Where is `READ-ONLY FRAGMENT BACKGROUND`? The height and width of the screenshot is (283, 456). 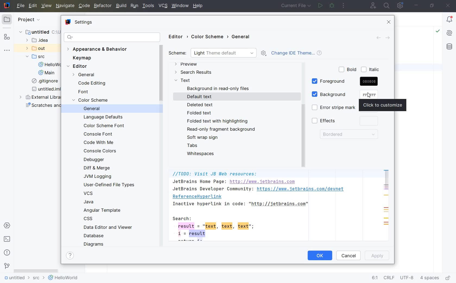
READ-ONLY FRAGMENT BACKGROUND is located at coordinates (220, 129).